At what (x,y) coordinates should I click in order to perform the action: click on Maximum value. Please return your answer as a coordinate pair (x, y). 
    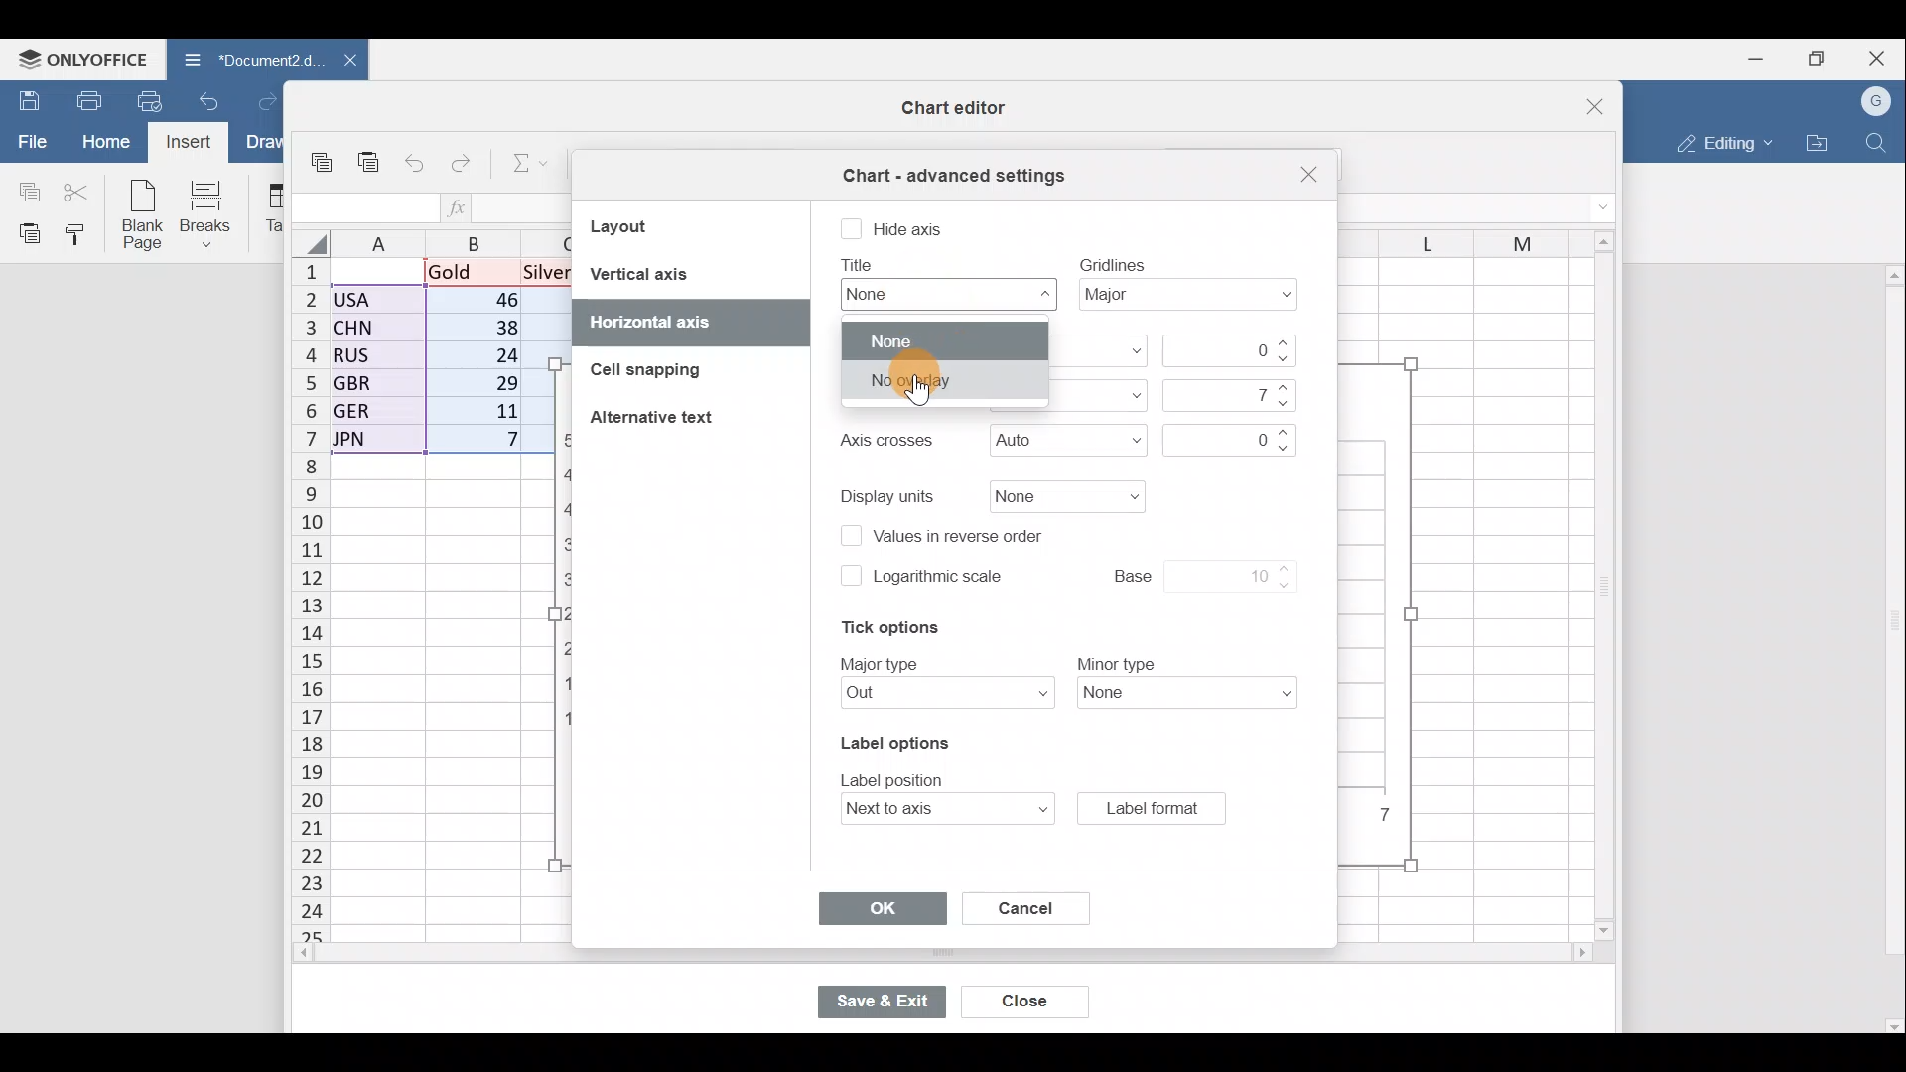
    Looking at the image, I should click on (1225, 394).